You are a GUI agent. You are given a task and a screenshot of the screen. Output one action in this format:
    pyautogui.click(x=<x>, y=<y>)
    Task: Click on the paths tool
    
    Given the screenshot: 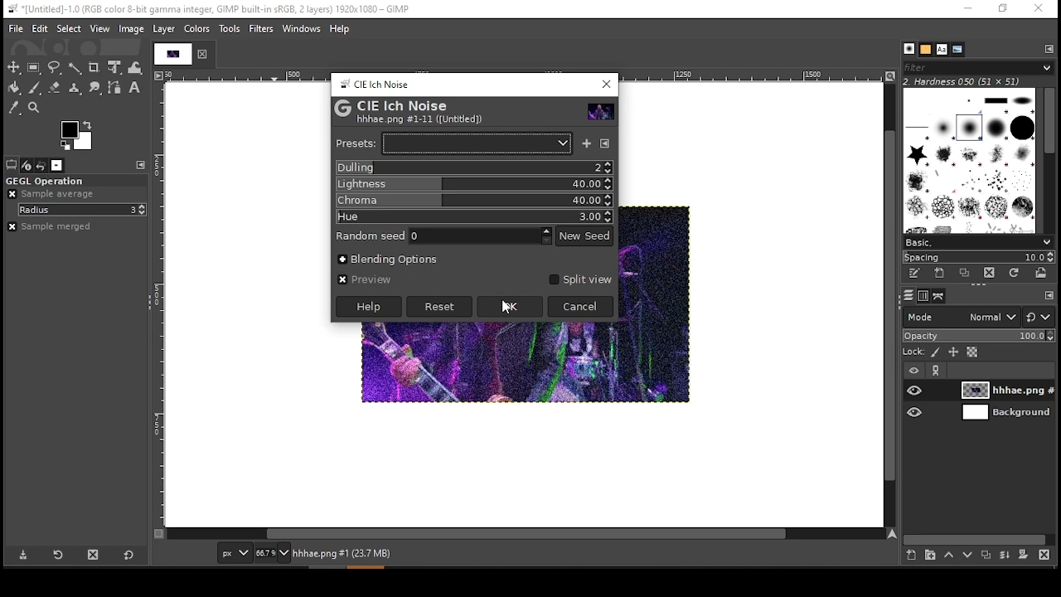 What is the action you would take?
    pyautogui.click(x=116, y=89)
    